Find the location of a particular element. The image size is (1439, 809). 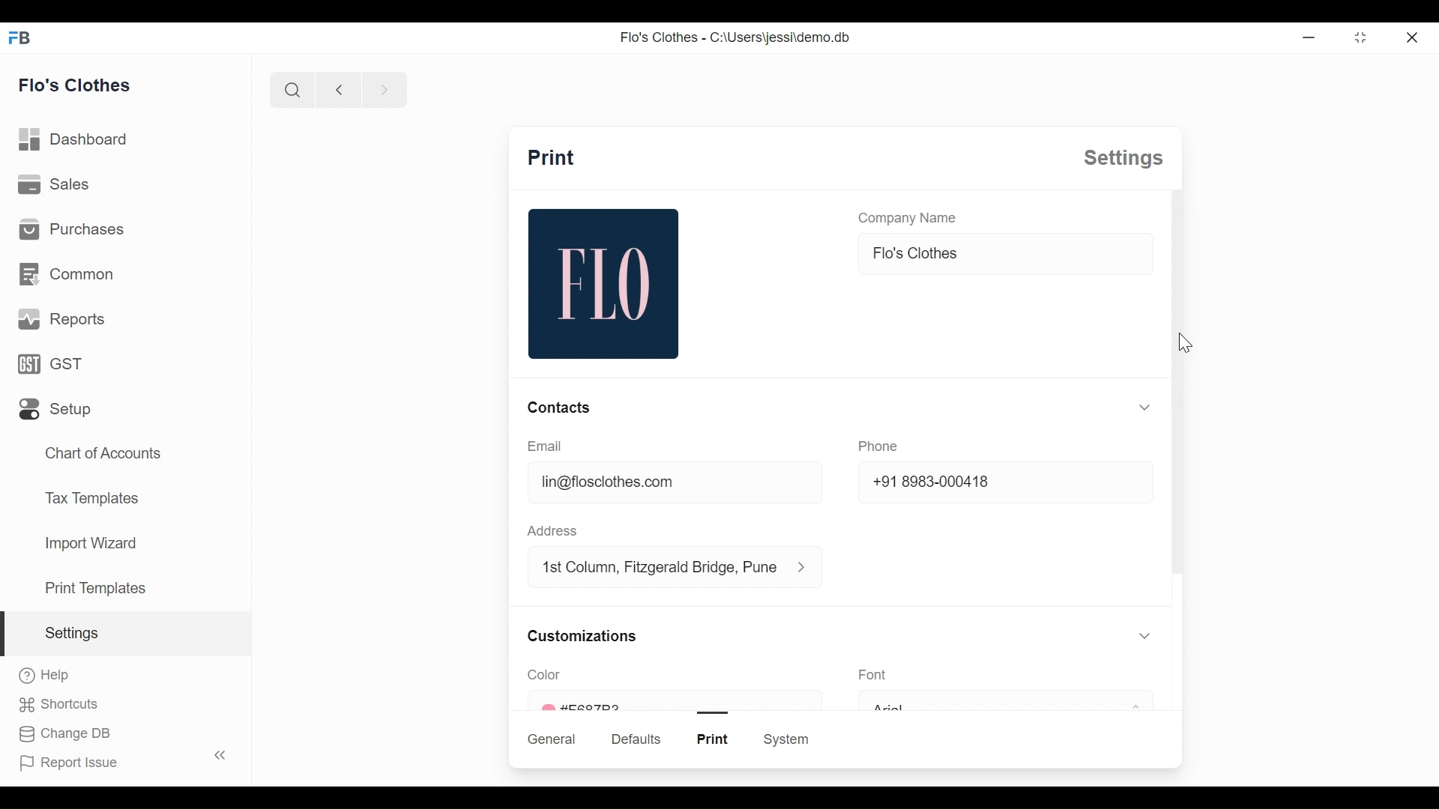

shortcuts is located at coordinates (58, 705).